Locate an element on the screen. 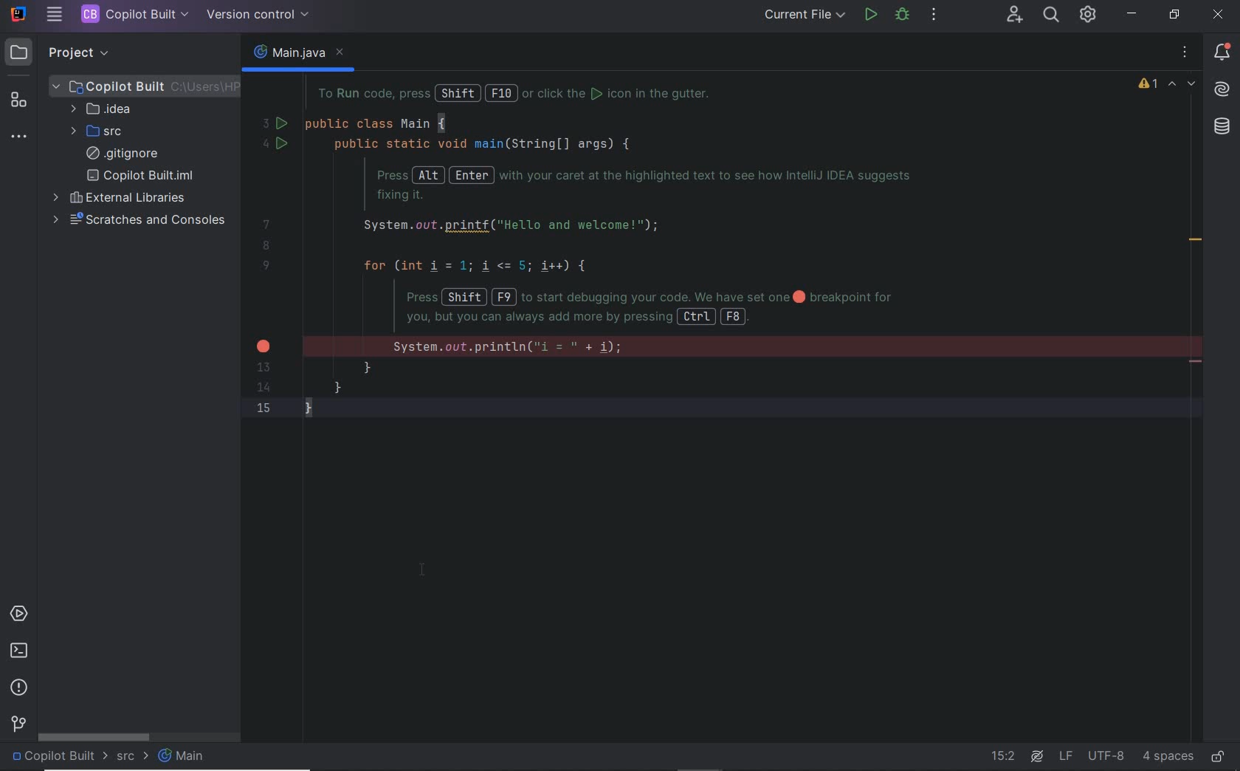 The image size is (1240, 771). restore down is located at coordinates (1173, 14).